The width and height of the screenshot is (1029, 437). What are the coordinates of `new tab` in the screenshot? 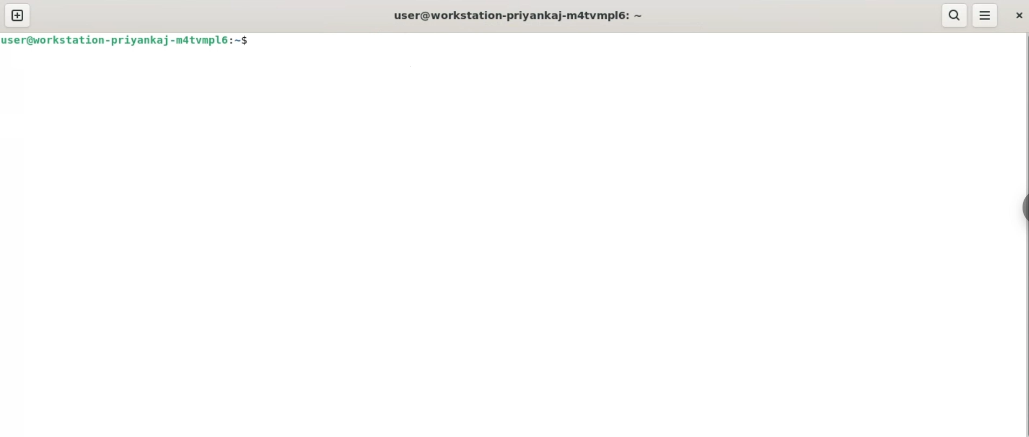 It's located at (18, 17).